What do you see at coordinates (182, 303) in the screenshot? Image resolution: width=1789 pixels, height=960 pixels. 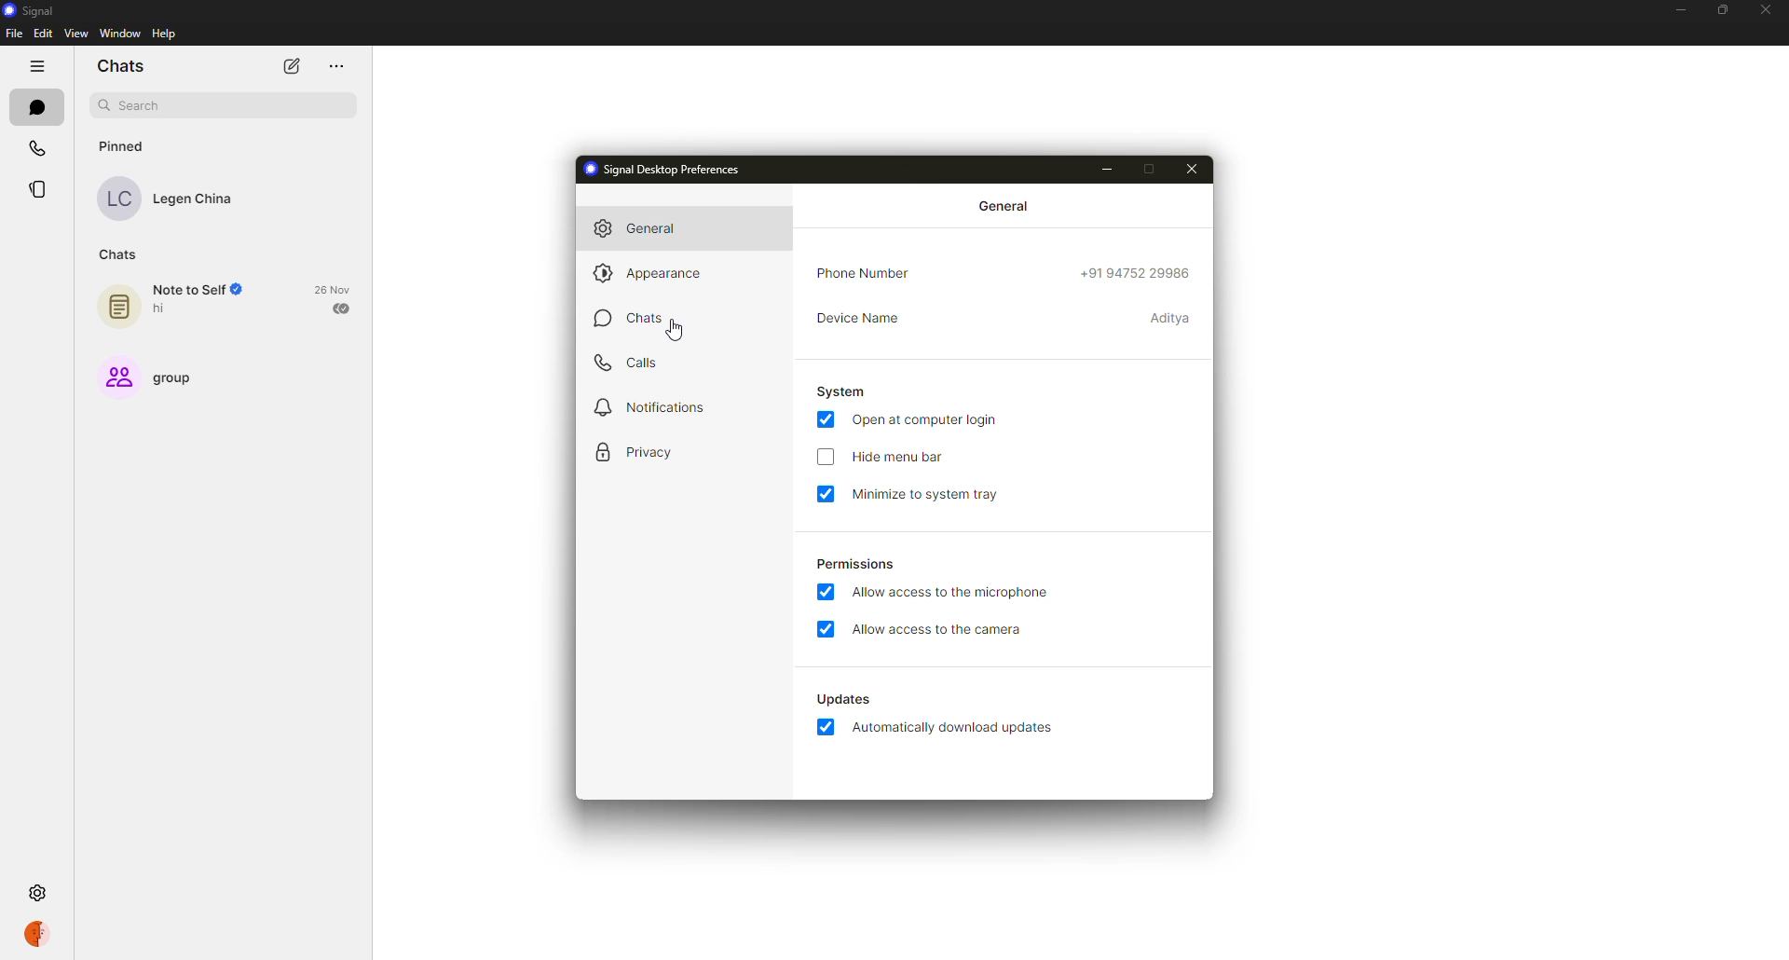 I see `note to self` at bounding box center [182, 303].